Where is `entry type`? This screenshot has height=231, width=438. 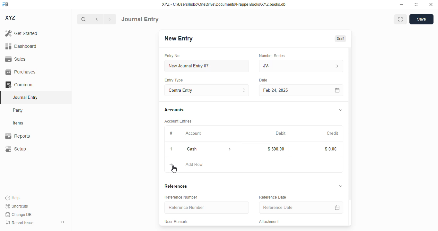
entry type is located at coordinates (174, 80).